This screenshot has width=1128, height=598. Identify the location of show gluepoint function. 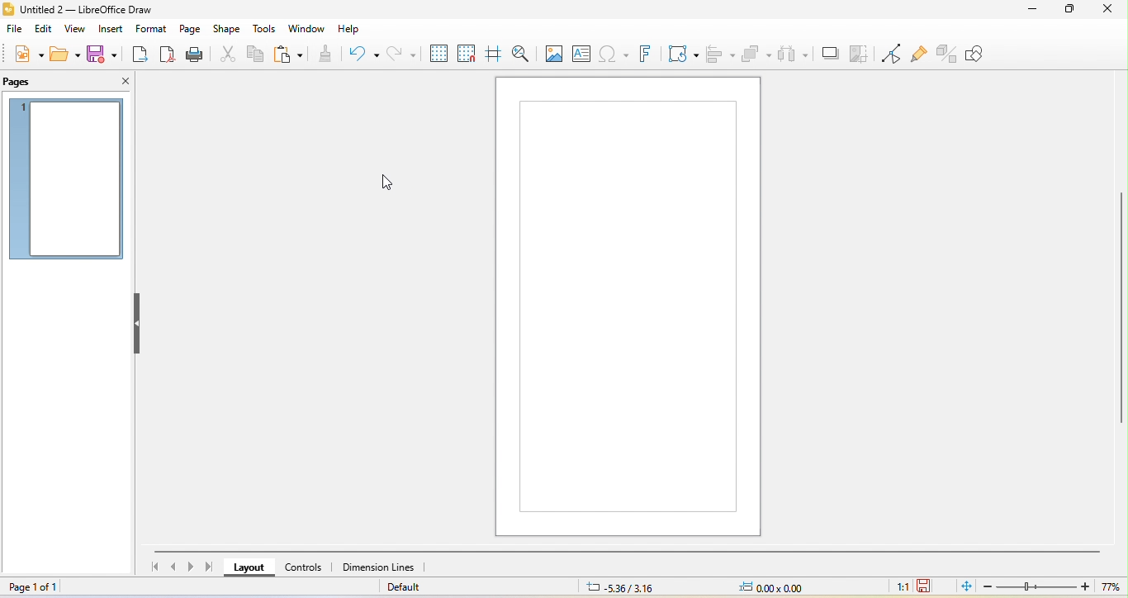
(917, 55).